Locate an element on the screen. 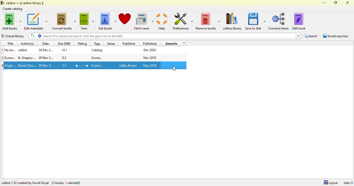 This screenshot has width=354, height=186. catalog is located at coordinates (97, 50).